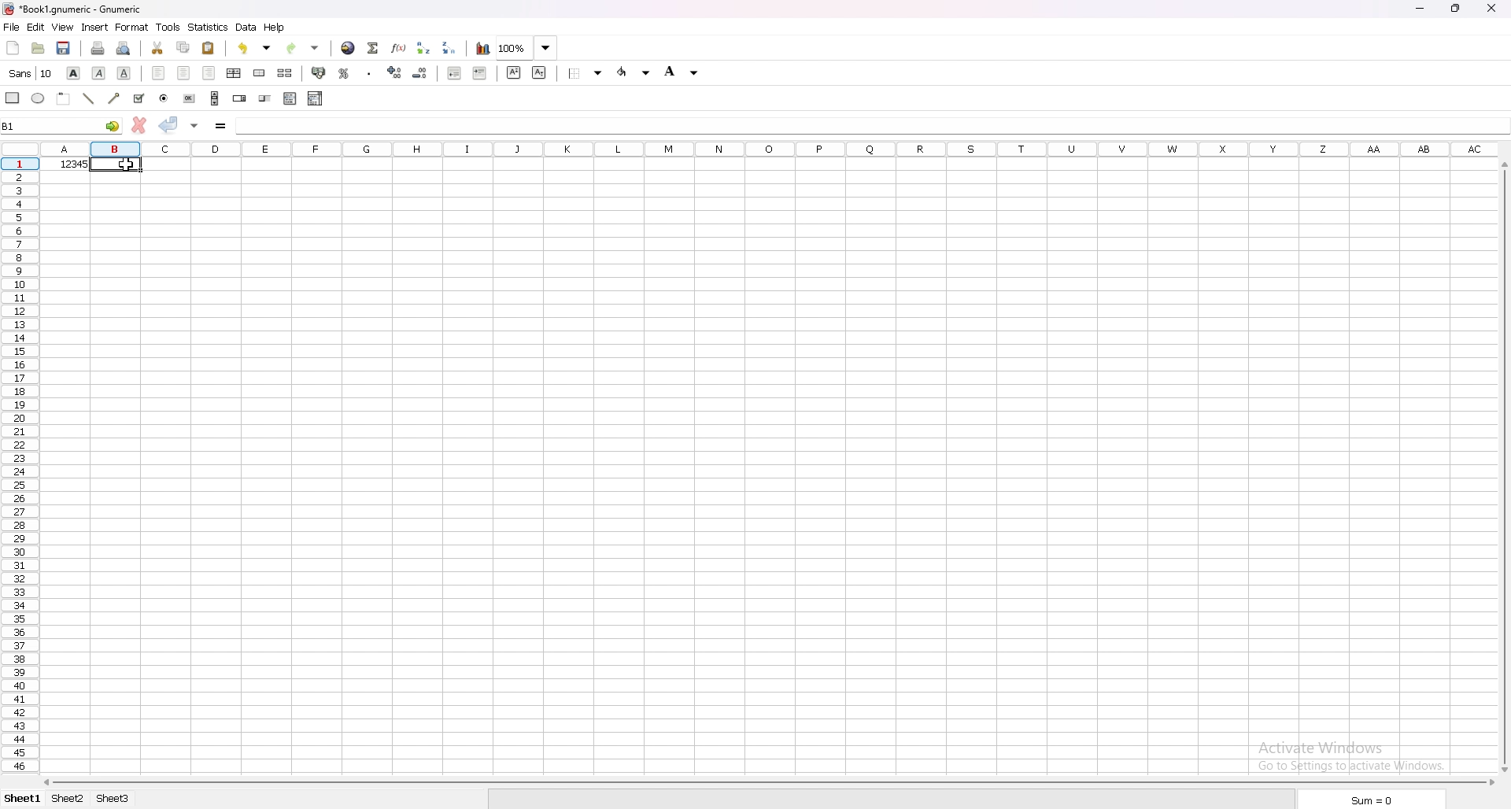 The height and width of the screenshot is (809, 1511). I want to click on file name, so click(72, 10).